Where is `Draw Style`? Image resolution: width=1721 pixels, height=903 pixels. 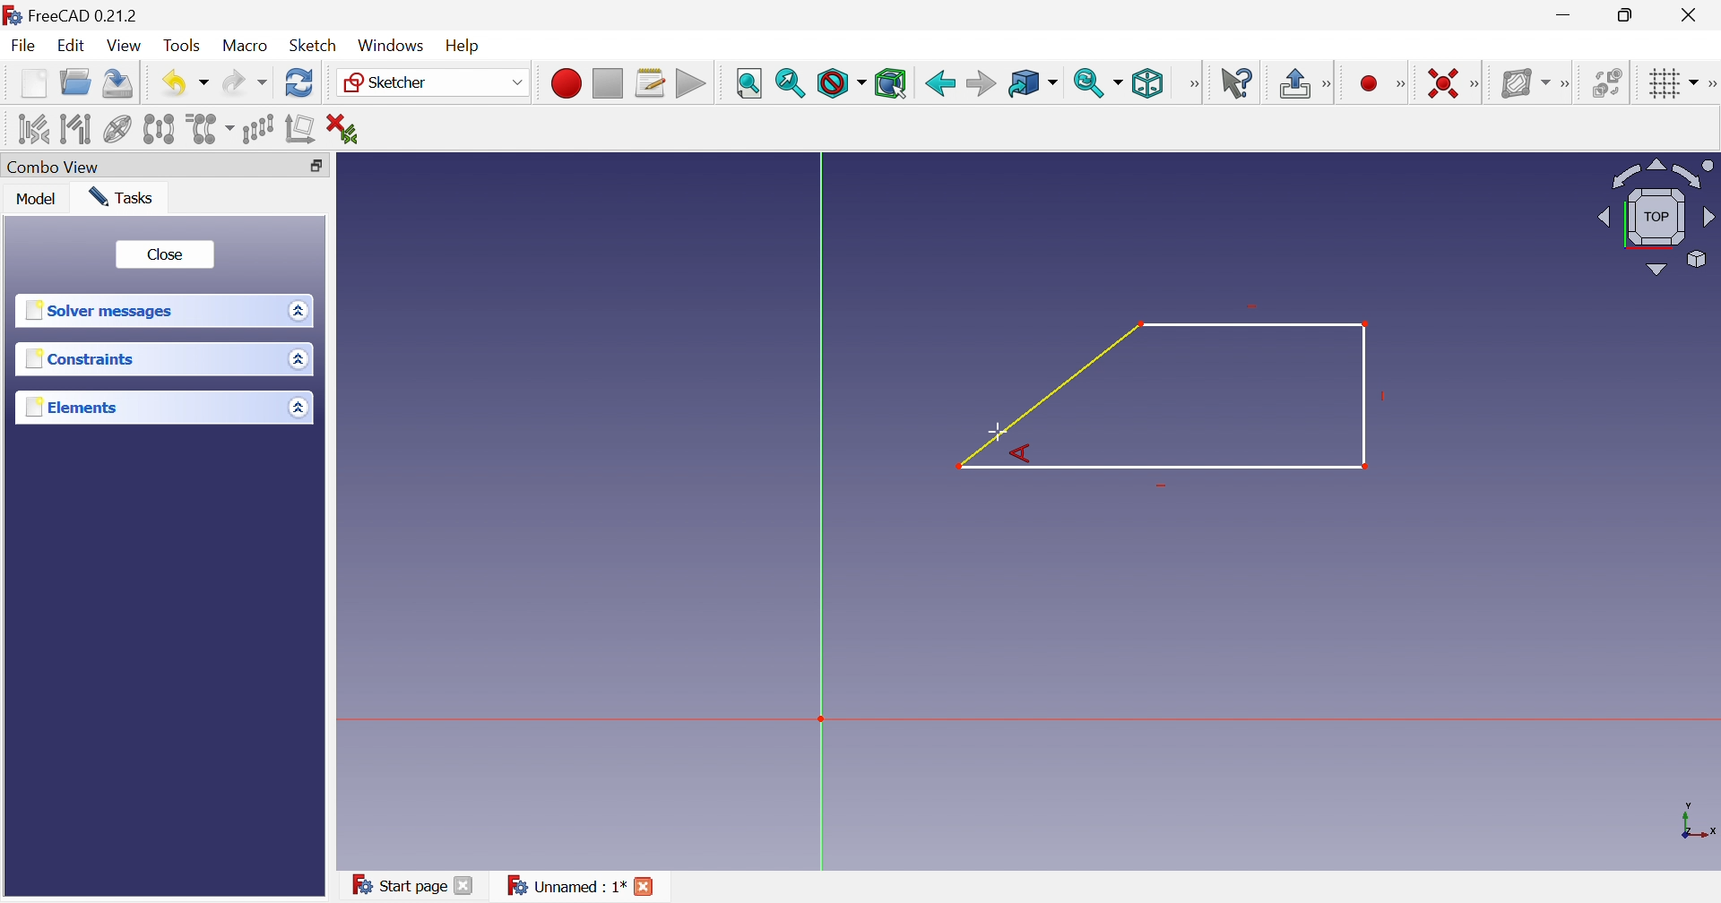
Draw Style is located at coordinates (840, 84).